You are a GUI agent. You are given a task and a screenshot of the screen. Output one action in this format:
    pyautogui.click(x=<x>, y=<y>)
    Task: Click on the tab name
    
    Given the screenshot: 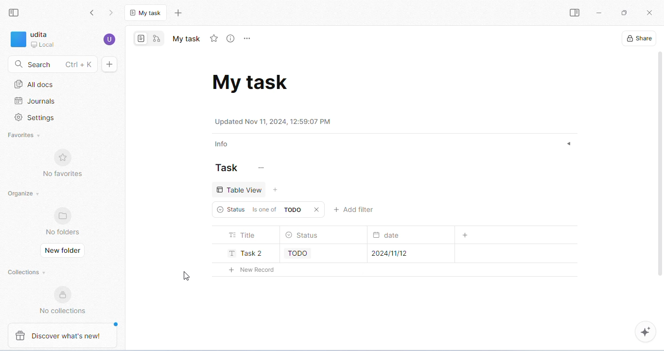 What is the action you would take?
    pyautogui.click(x=186, y=38)
    